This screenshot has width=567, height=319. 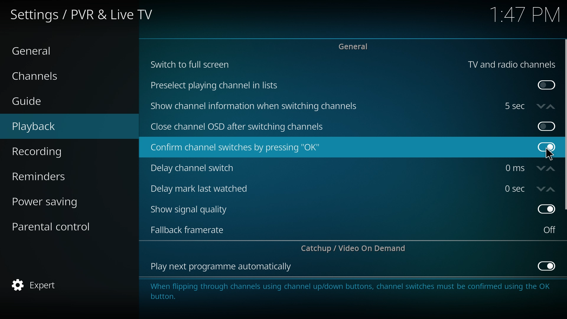 I want to click on on, so click(x=550, y=230).